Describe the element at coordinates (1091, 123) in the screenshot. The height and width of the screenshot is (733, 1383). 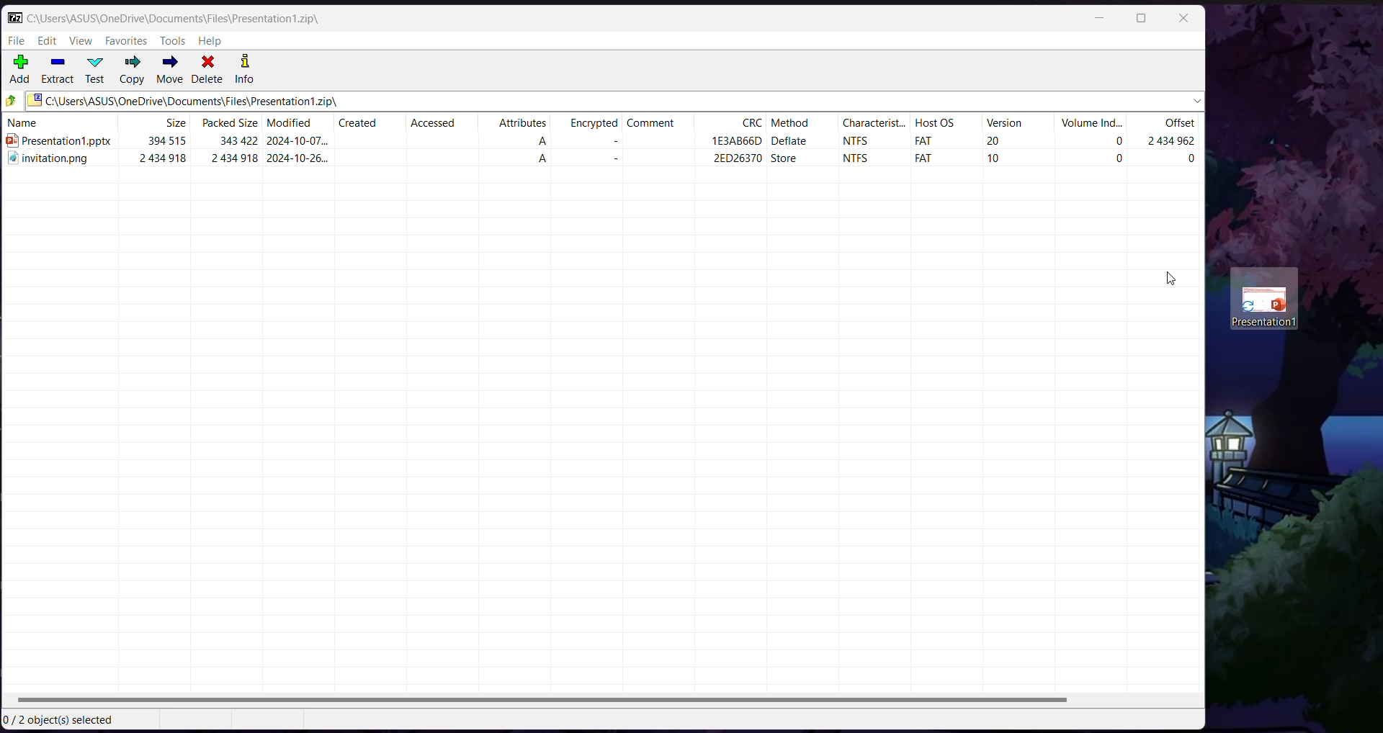
I see `Volume Ind...` at that location.